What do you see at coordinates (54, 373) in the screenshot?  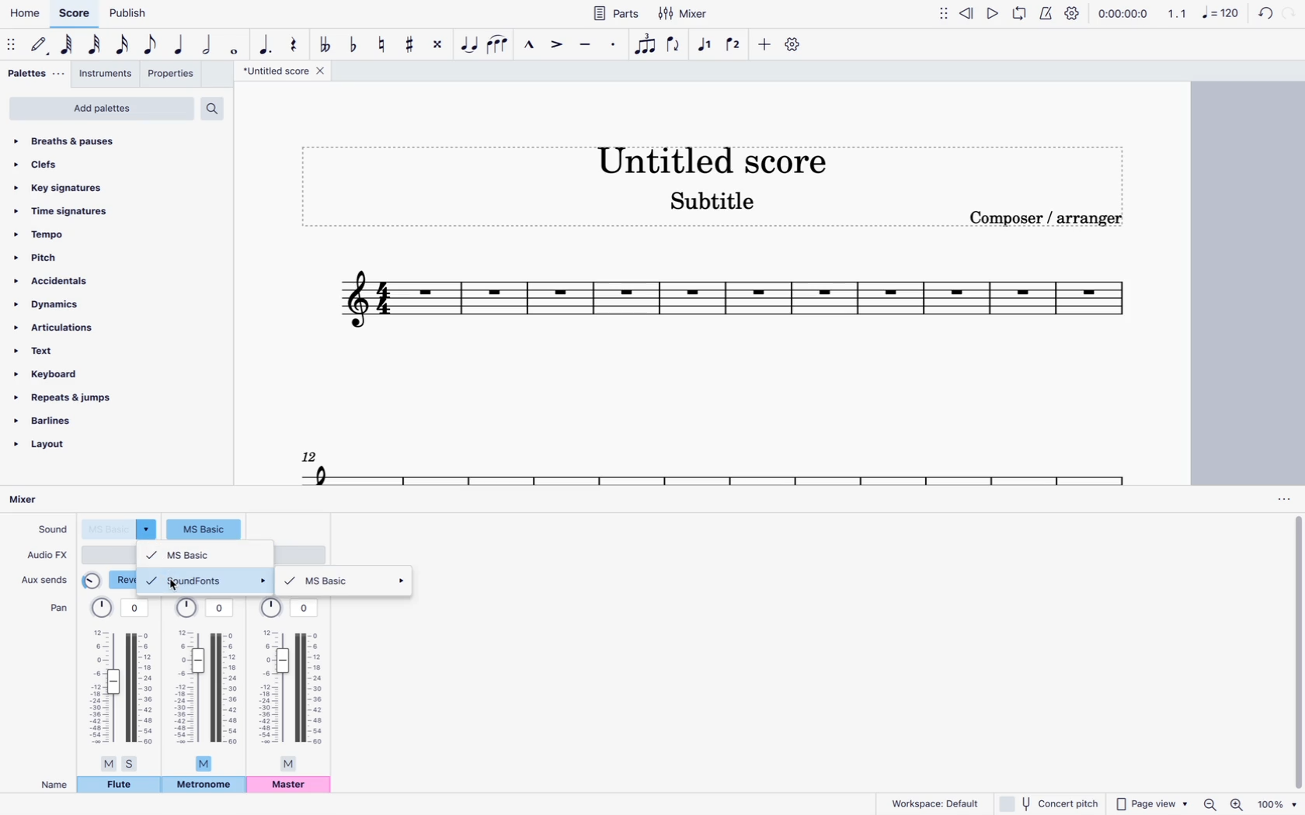 I see `keyboard` at bounding box center [54, 373].